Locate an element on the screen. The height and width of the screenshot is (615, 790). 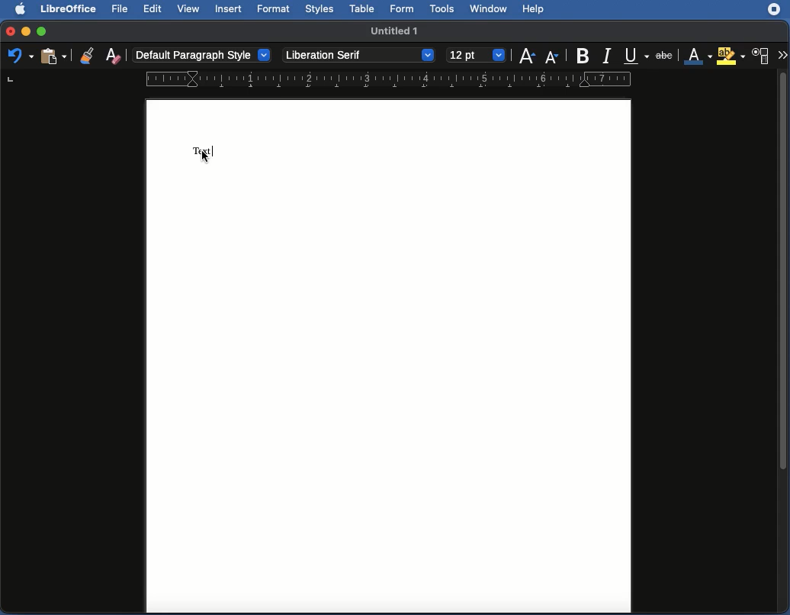
Extension is located at coordinates (774, 10).